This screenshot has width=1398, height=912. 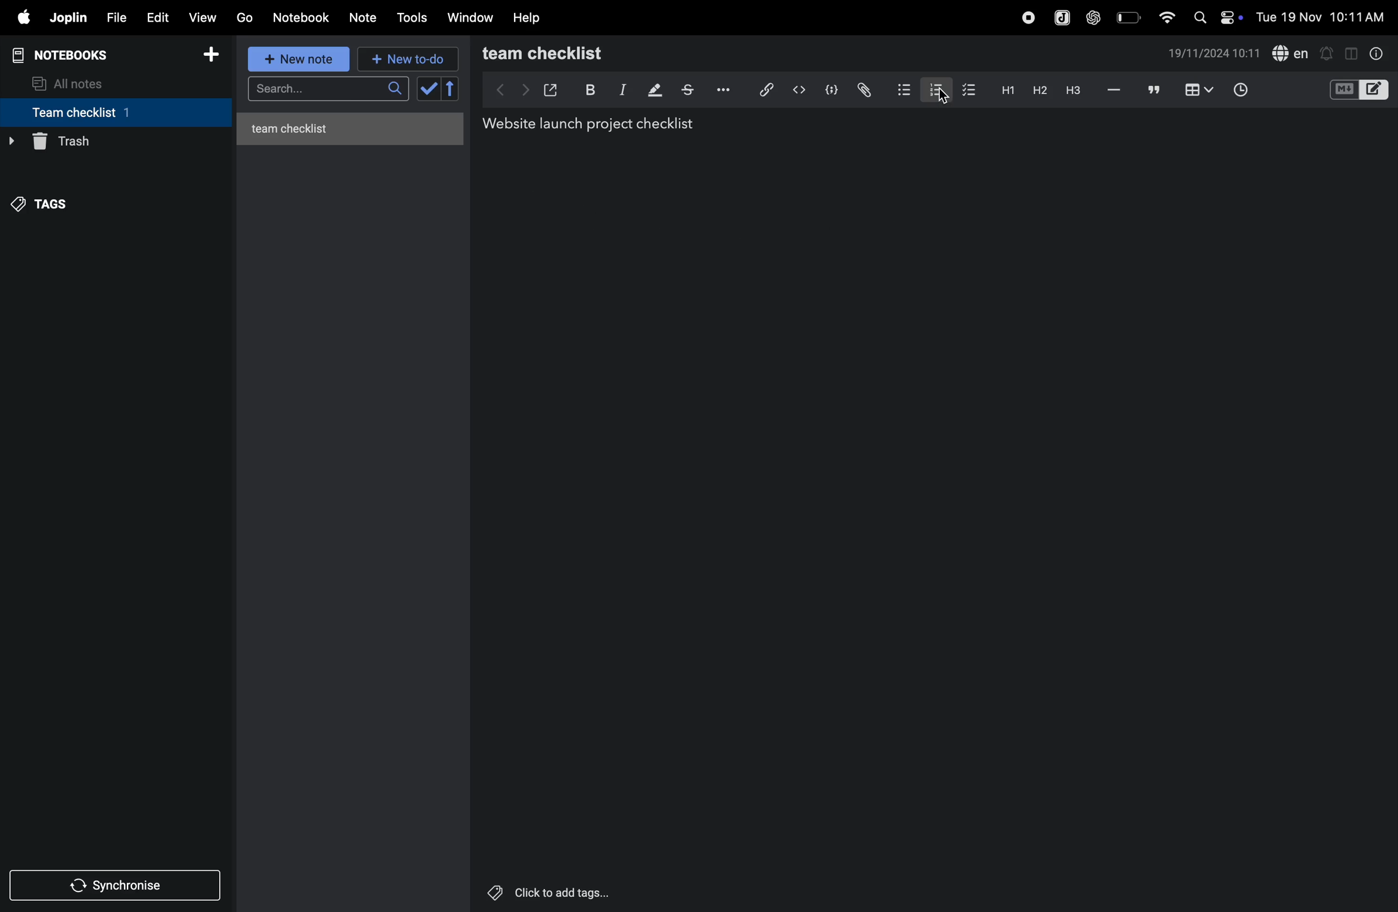 What do you see at coordinates (406, 59) in the screenshot?
I see `new to d0` at bounding box center [406, 59].